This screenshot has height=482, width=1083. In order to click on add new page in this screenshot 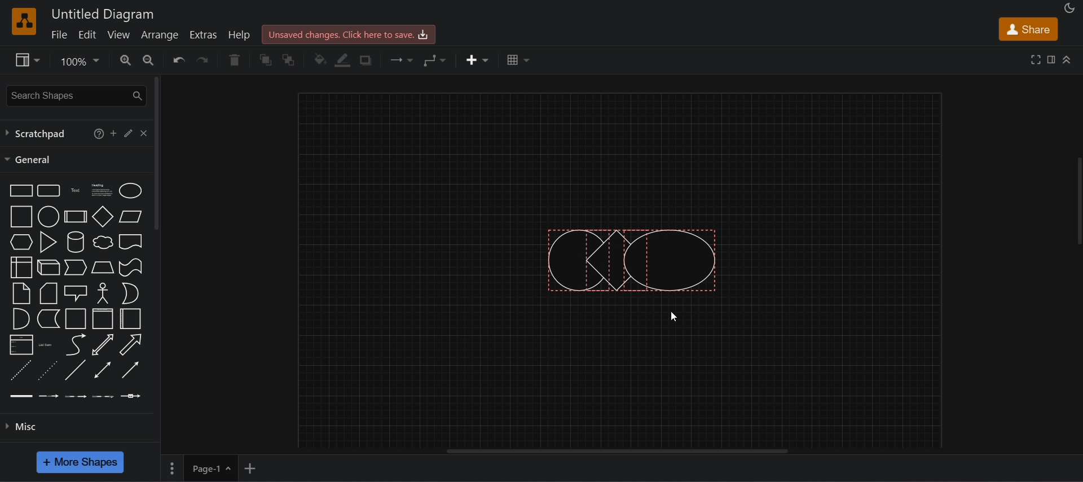, I will do `click(250, 467)`.